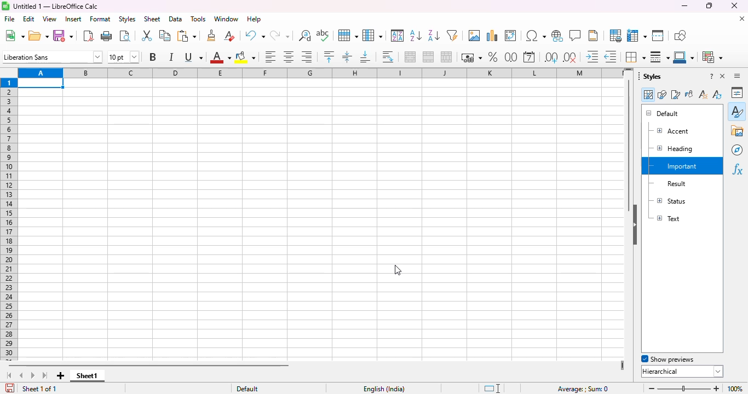 Image resolution: width=748 pixels, height=394 pixels. Describe the element at coordinates (593, 36) in the screenshot. I see `headers and footers` at that location.